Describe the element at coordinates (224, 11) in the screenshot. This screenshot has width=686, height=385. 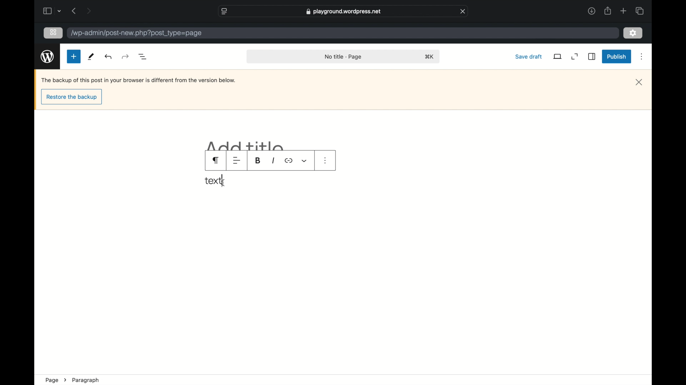
I see `website settings` at that location.